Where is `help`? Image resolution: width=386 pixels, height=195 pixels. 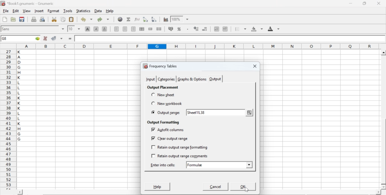
help is located at coordinates (110, 11).